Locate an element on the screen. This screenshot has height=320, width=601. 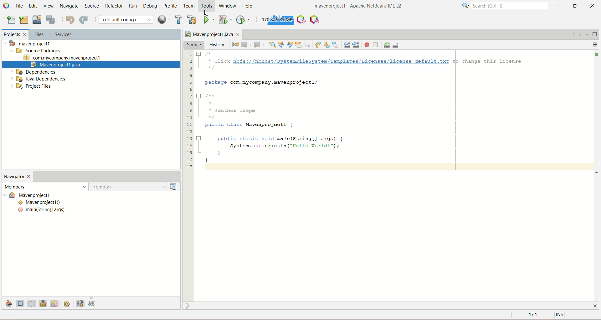
files is located at coordinates (39, 34).